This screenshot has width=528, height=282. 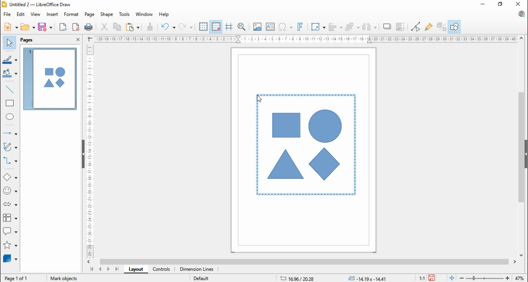 I want to click on snap to grids, so click(x=216, y=26).